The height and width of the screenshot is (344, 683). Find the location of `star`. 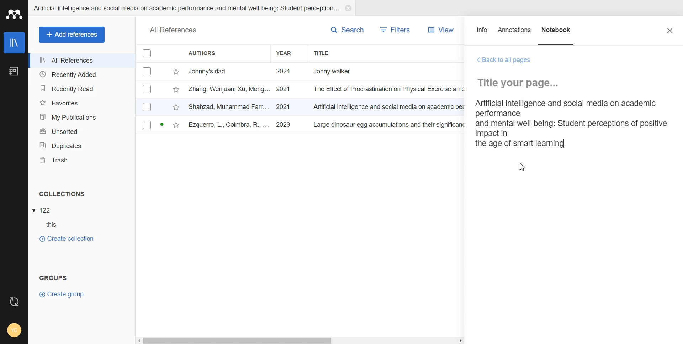

star is located at coordinates (176, 90).